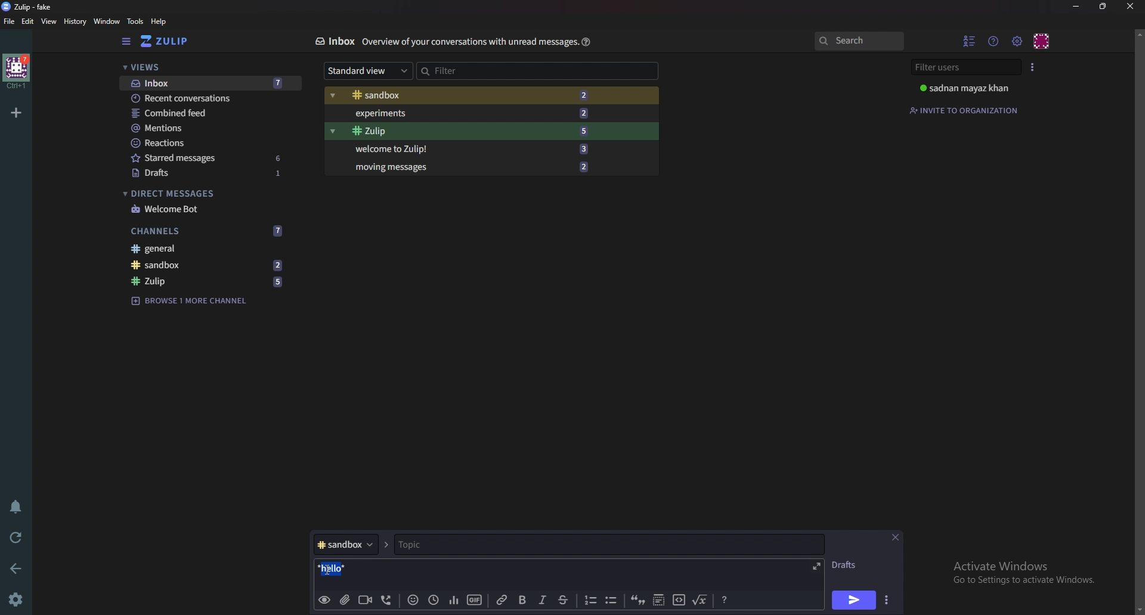 Image resolution: width=1145 pixels, height=615 pixels. I want to click on Mentions, so click(206, 128).